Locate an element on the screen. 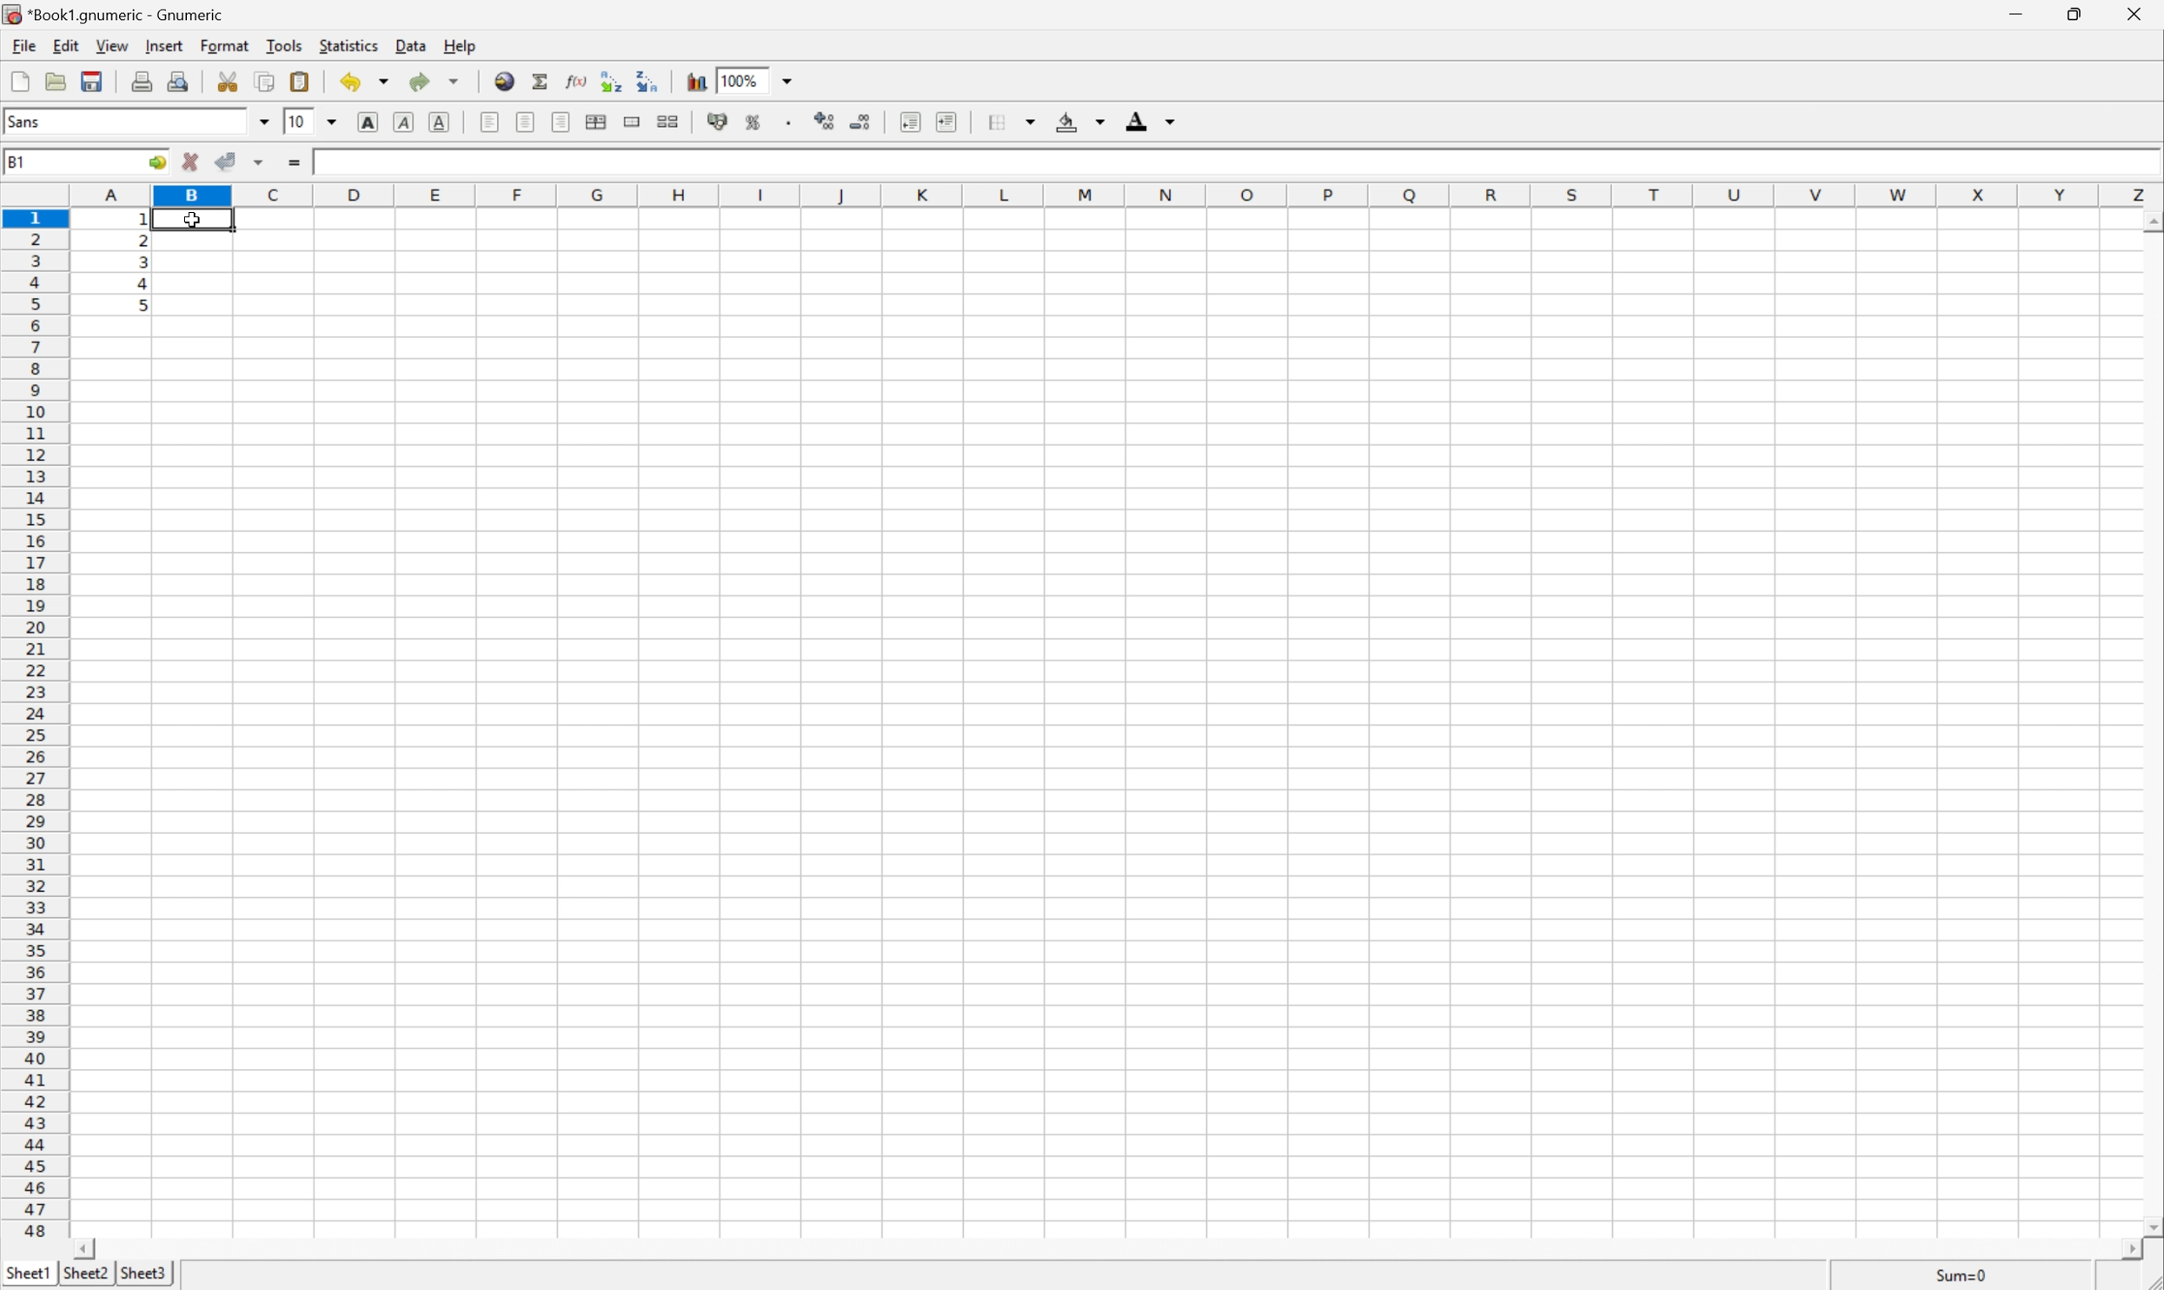 The width and height of the screenshot is (2164, 1290). Redo is located at coordinates (442, 80).